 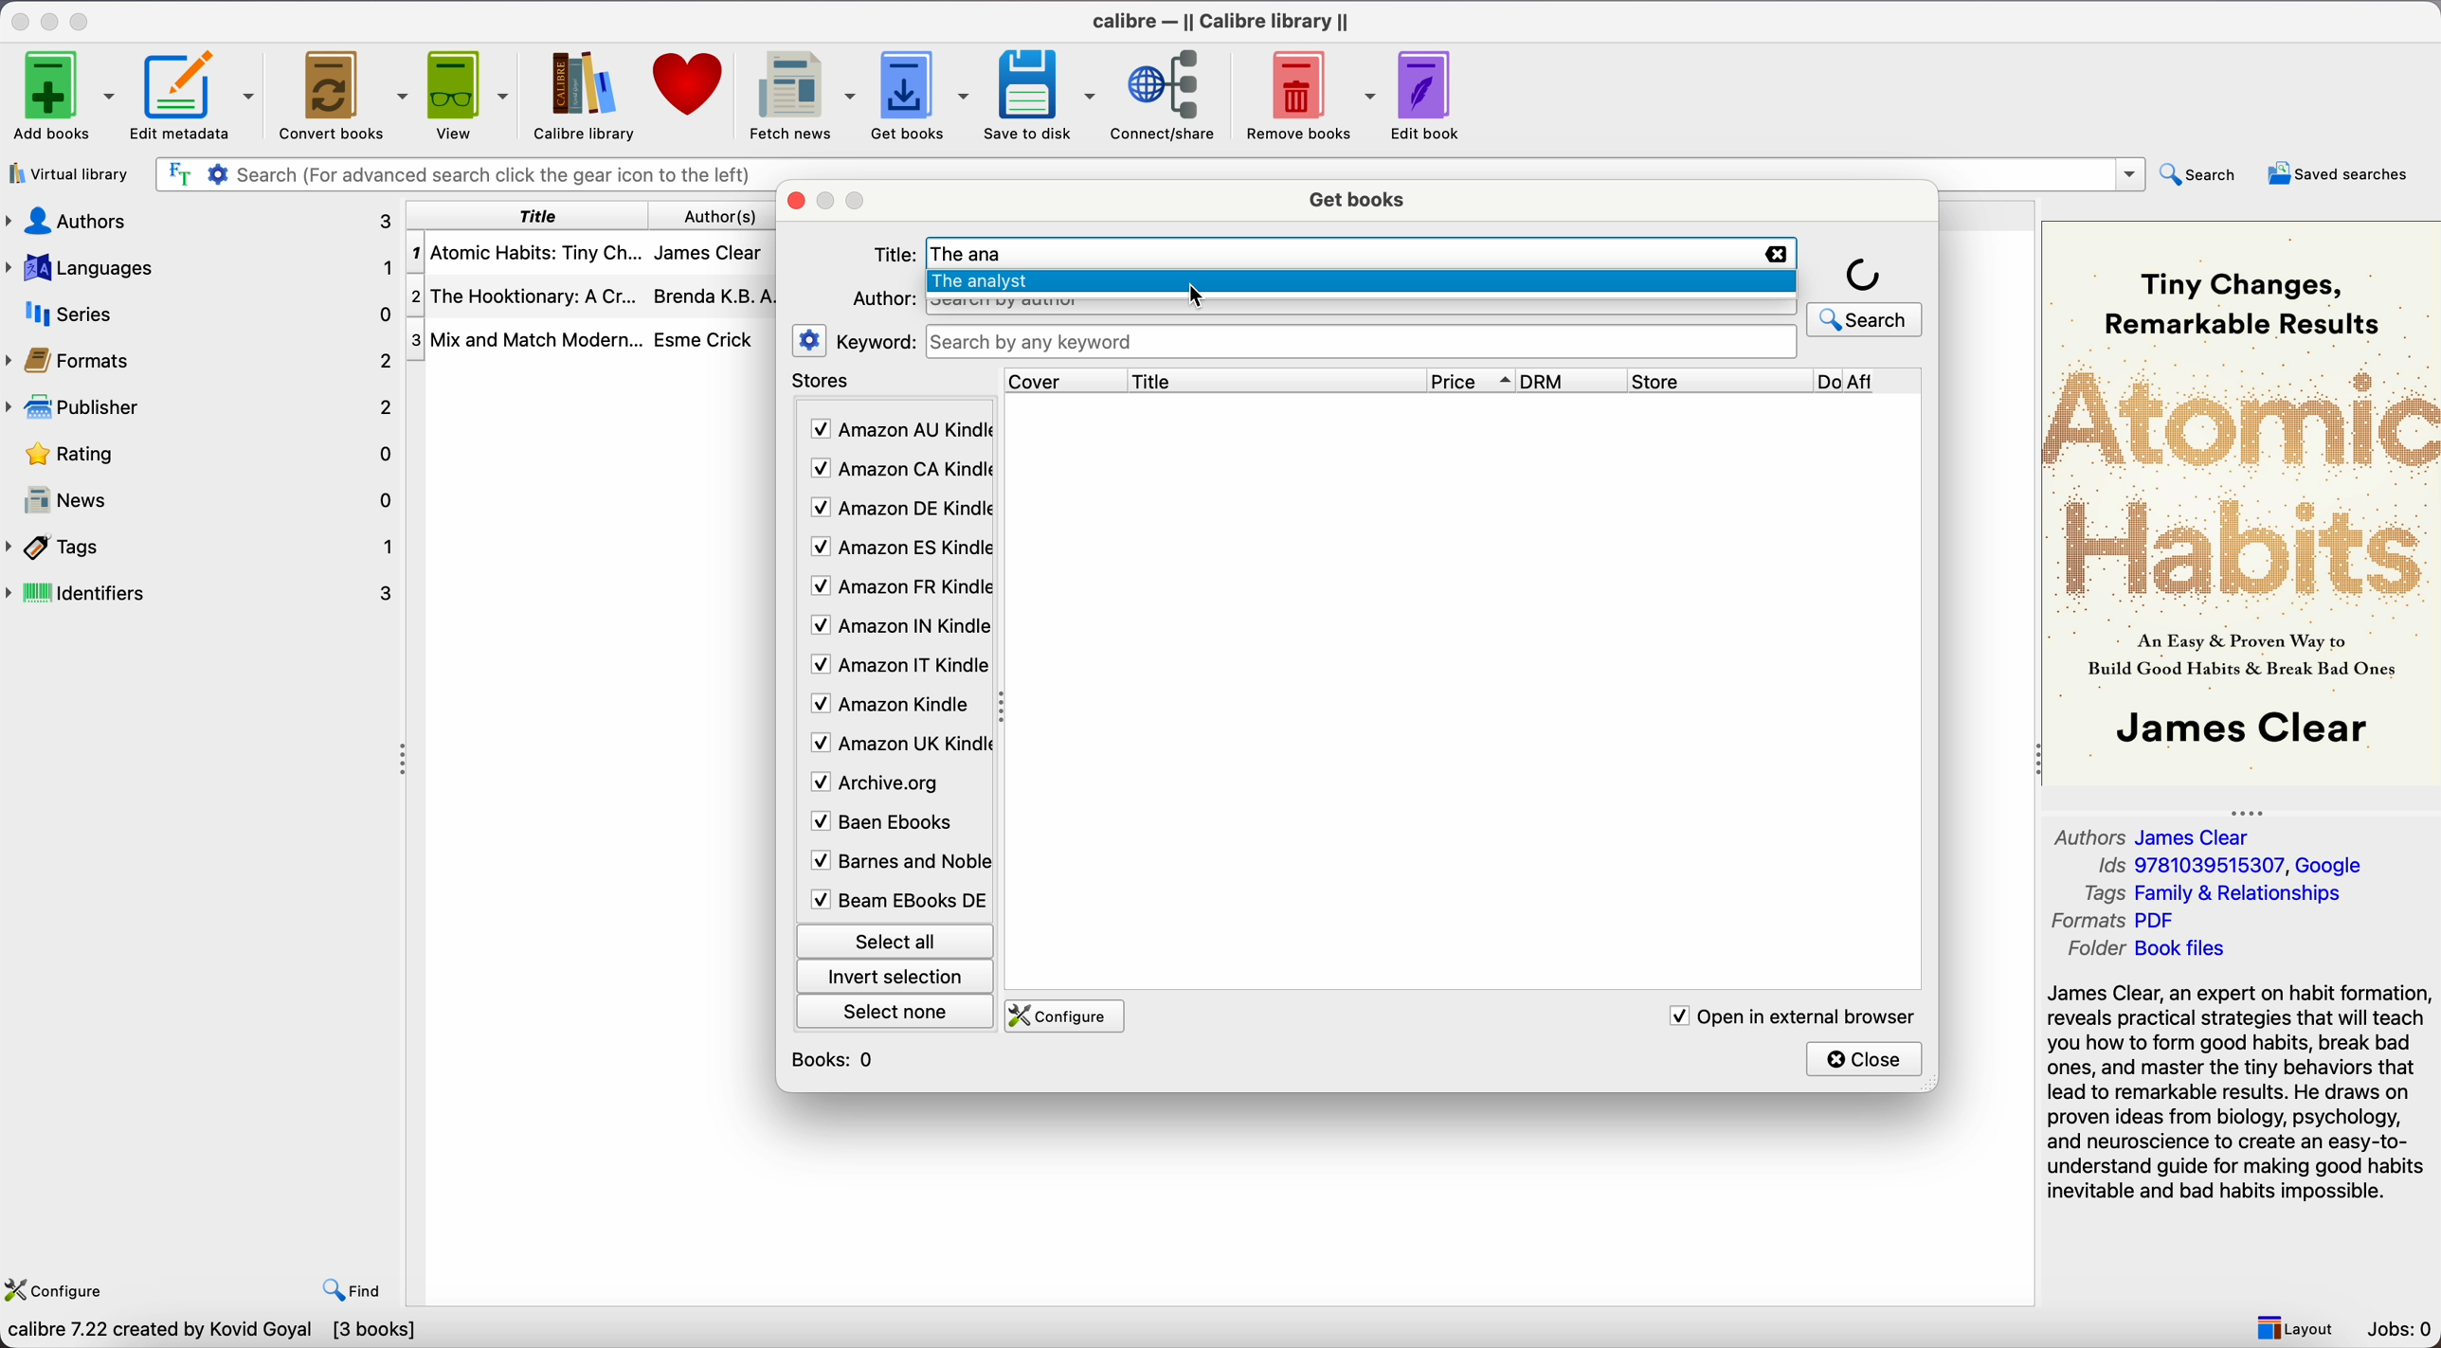 What do you see at coordinates (1068, 1016) in the screenshot?
I see `configure` at bounding box center [1068, 1016].